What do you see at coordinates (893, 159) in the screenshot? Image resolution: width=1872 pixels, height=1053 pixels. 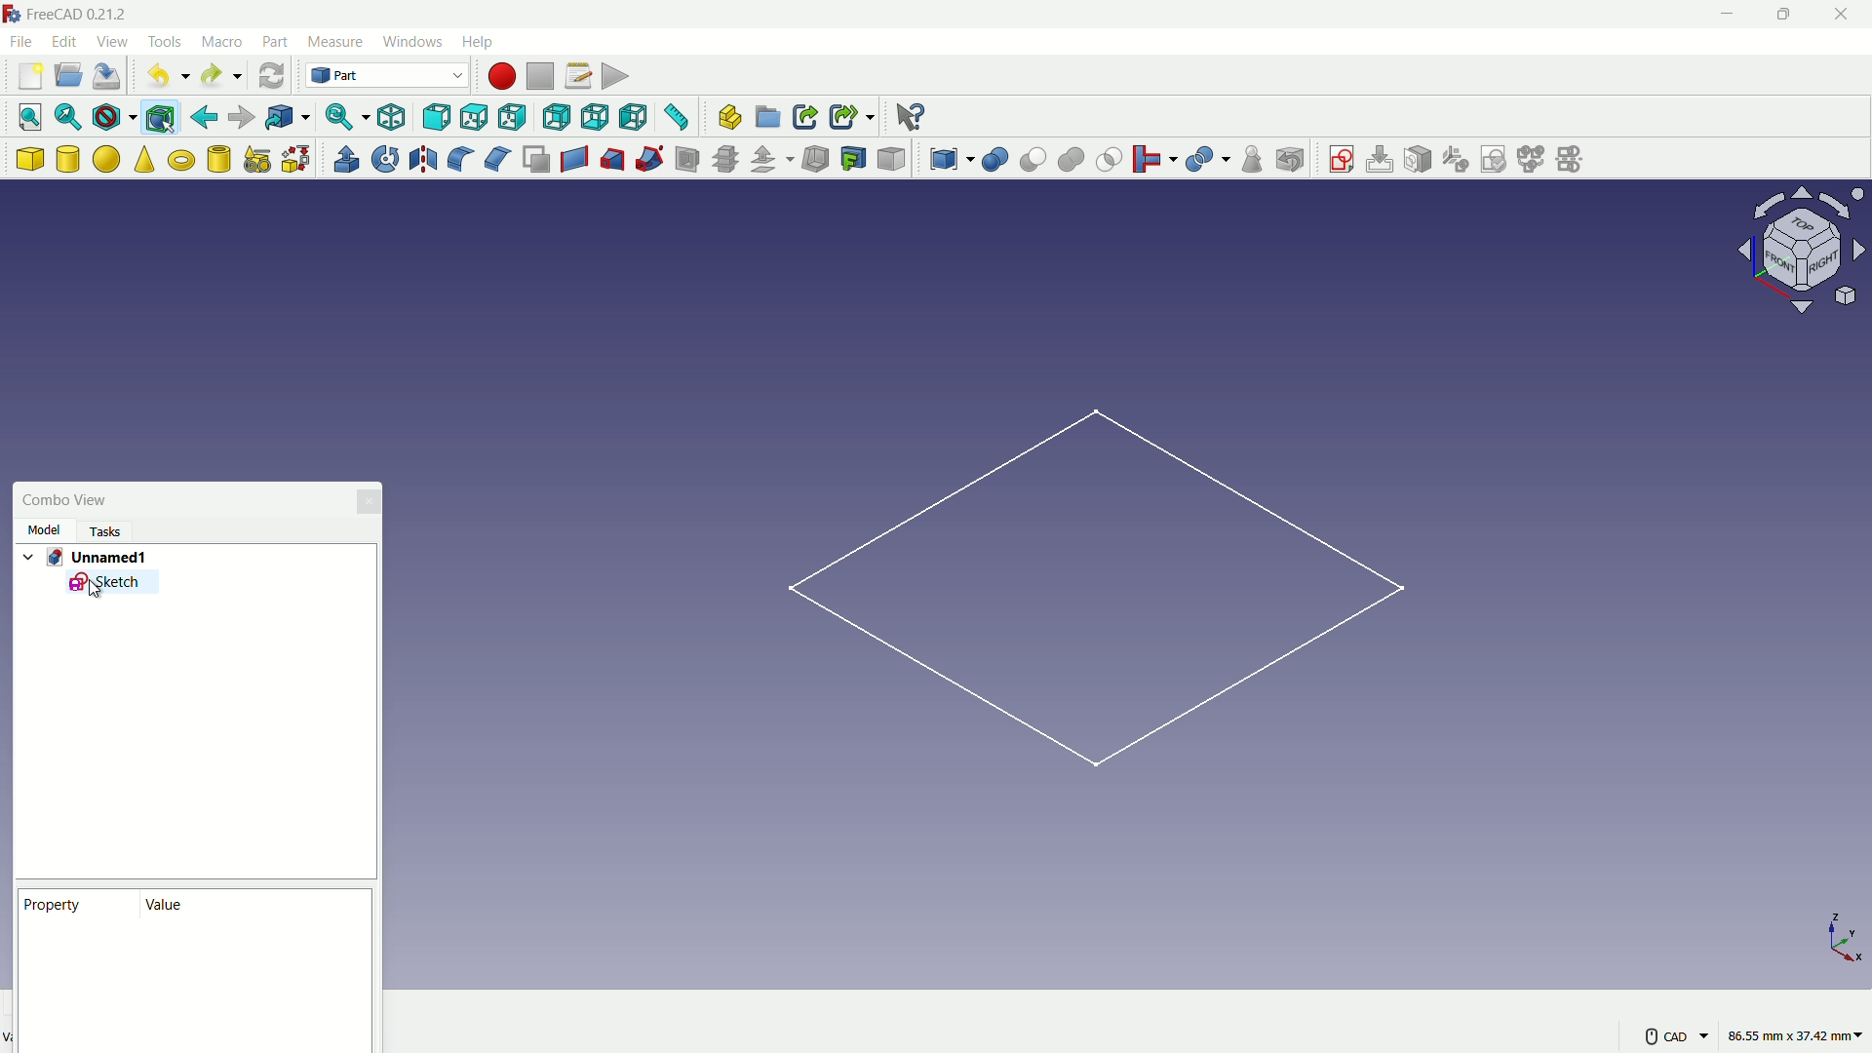 I see `color per face` at bounding box center [893, 159].